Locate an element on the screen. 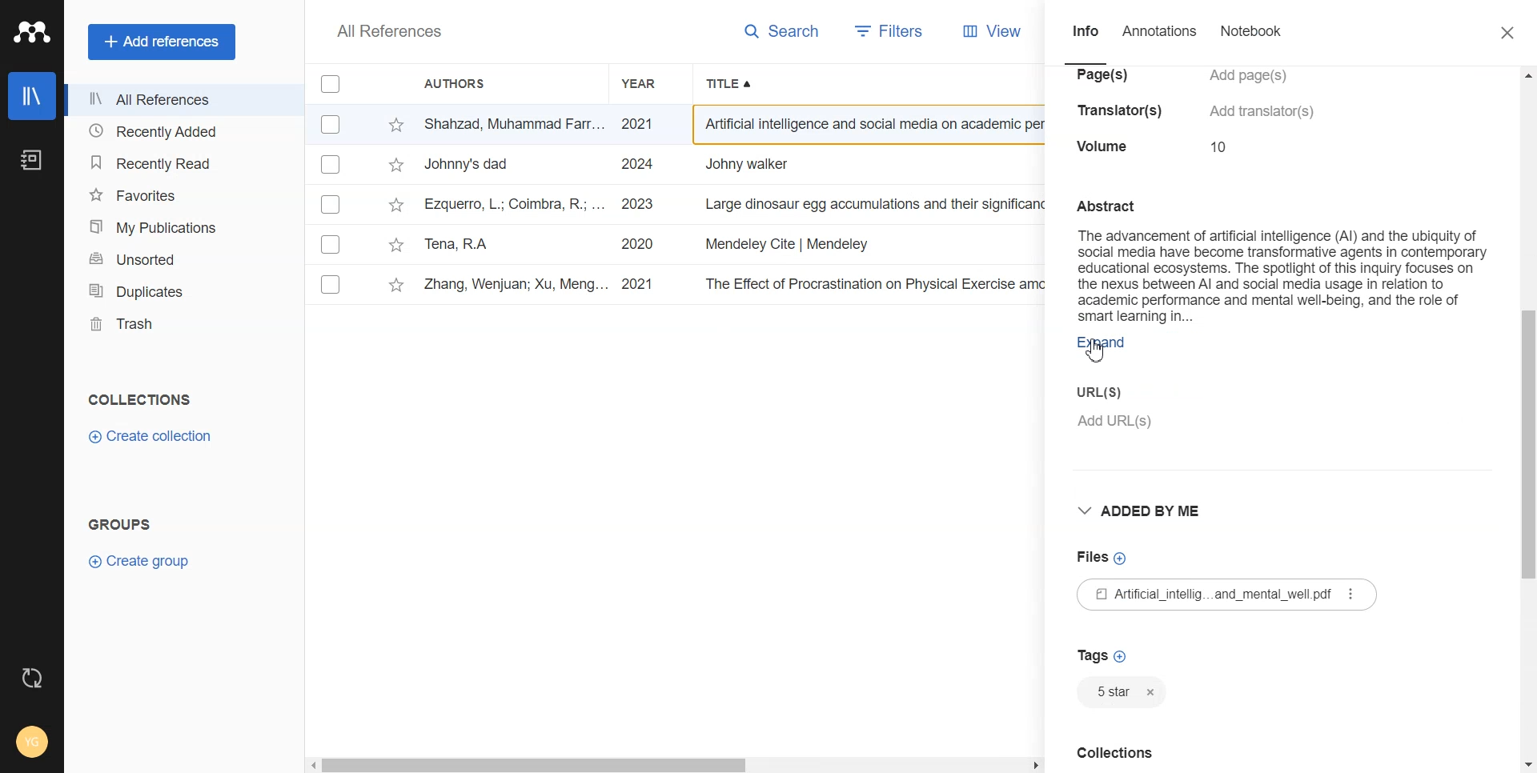 Image resolution: width=1537 pixels, height=773 pixels. Notebook is located at coordinates (1257, 30).